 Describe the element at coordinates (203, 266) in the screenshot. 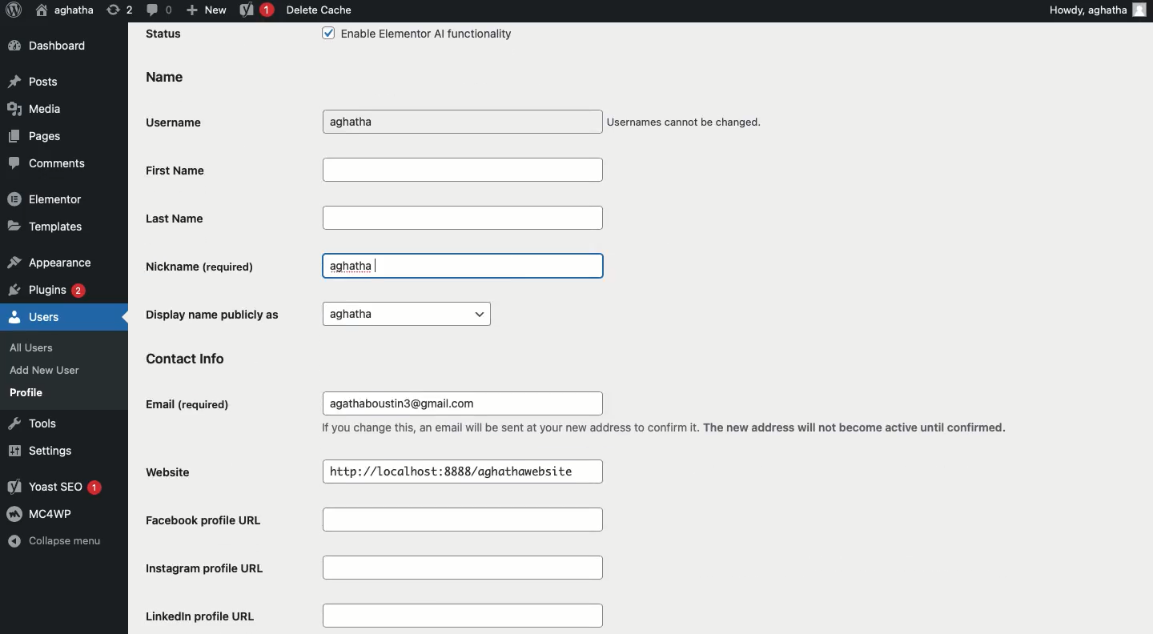

I see `Nickname (required)` at that location.